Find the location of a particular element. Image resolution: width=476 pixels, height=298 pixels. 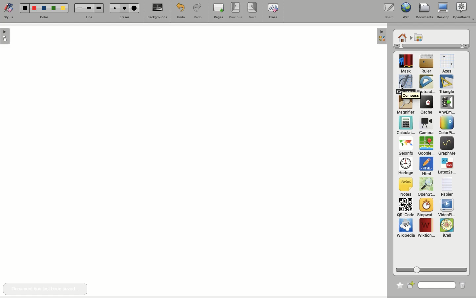

color2 is located at coordinates (33, 8).